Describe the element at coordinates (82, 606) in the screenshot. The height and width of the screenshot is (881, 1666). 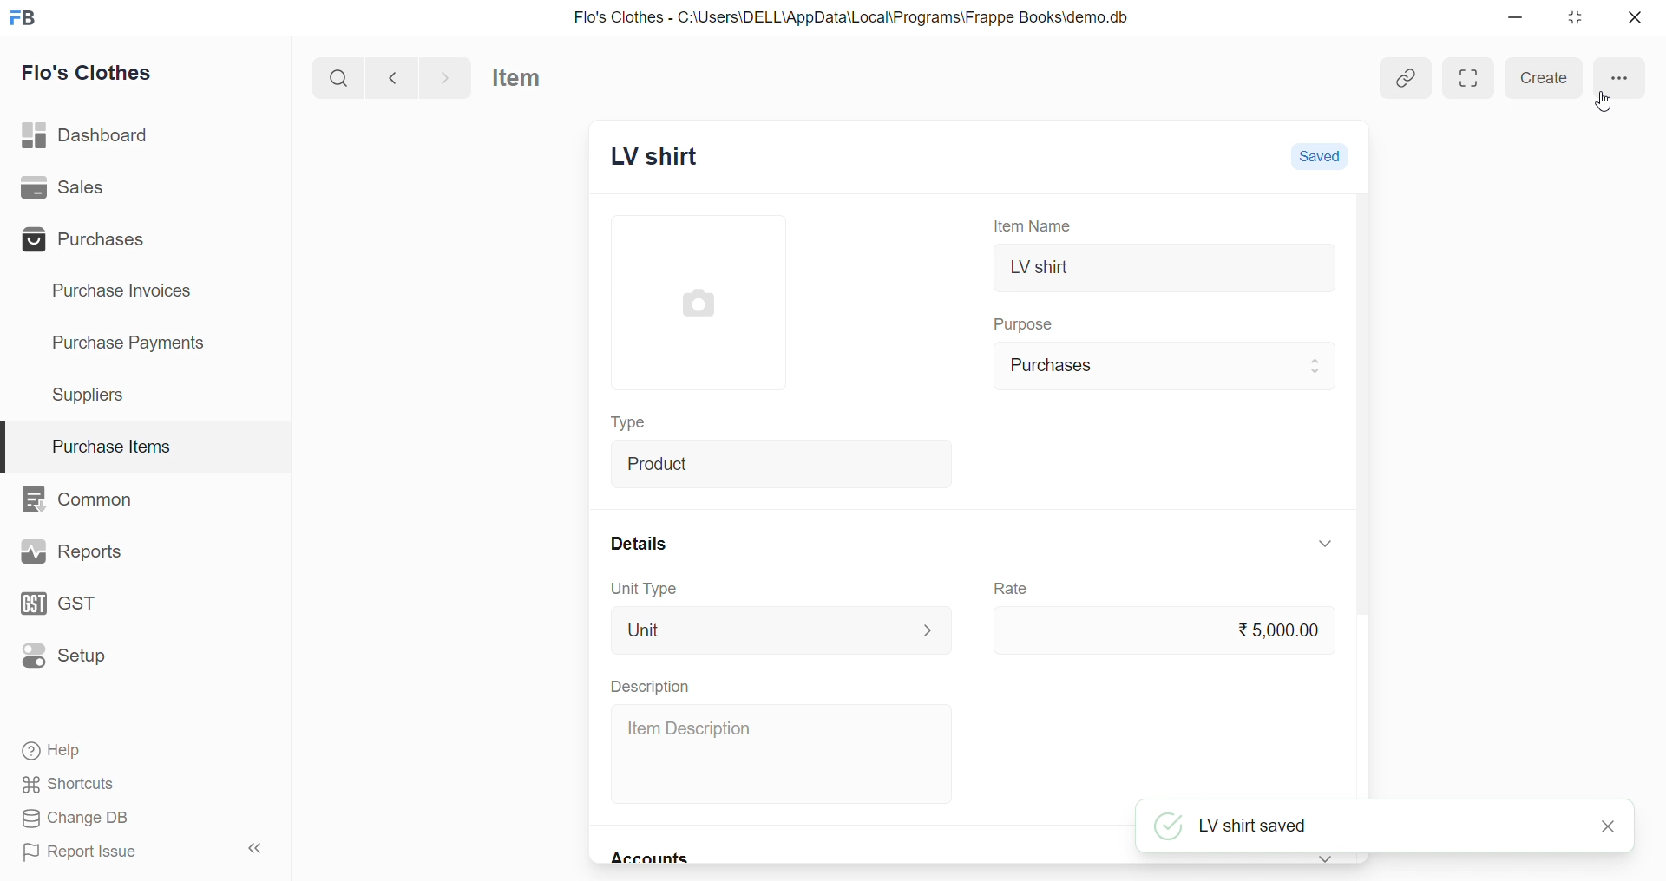
I see `GST` at that location.